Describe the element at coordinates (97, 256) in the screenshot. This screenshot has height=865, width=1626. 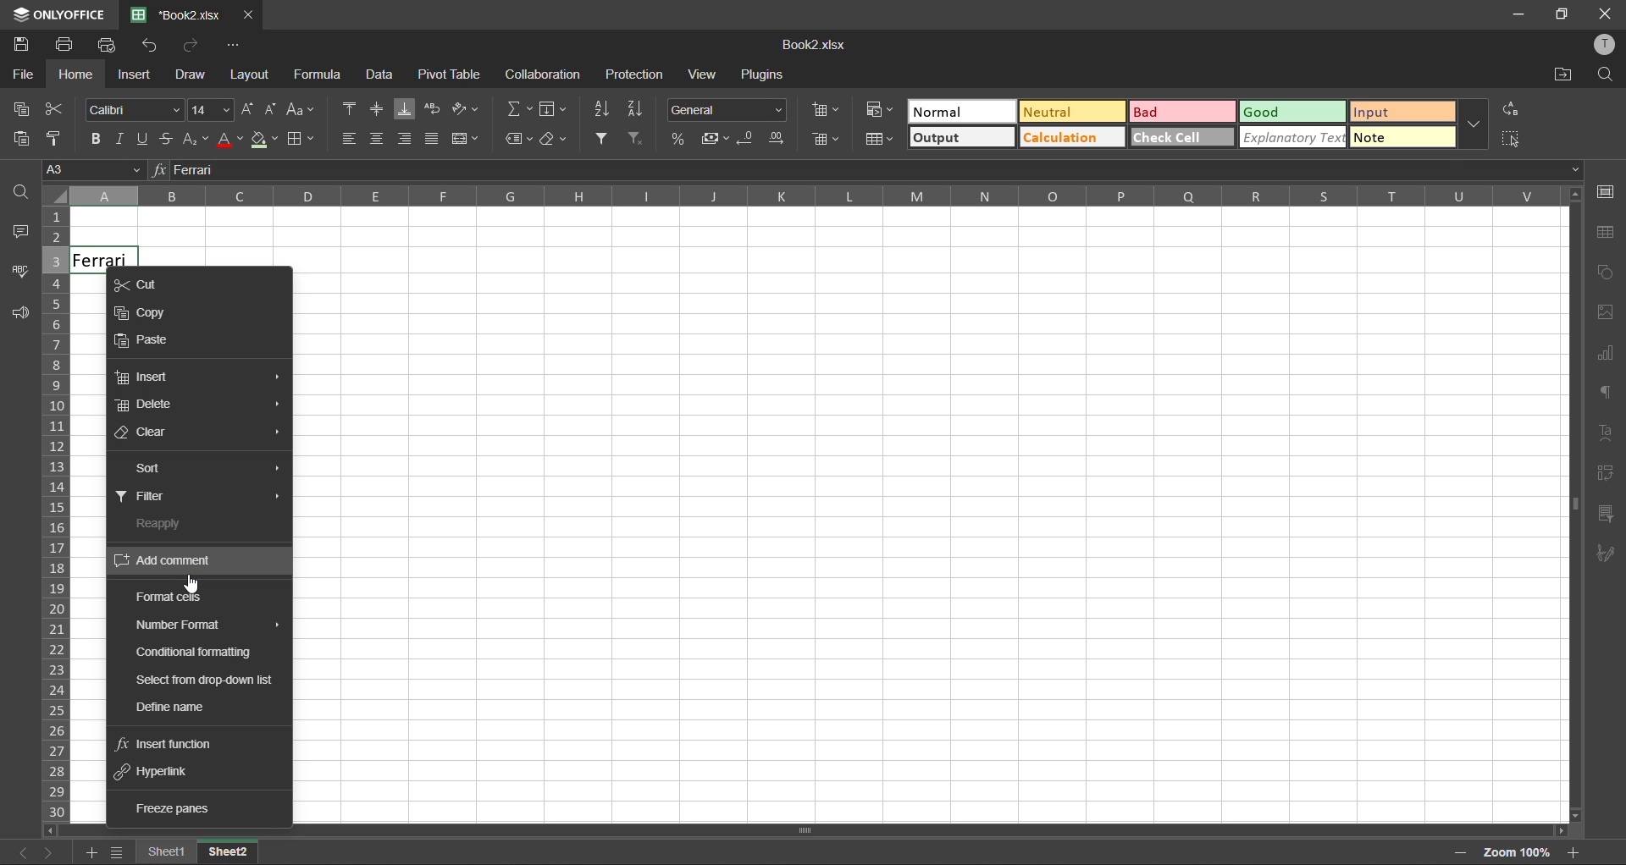
I see `Ferrari` at that location.